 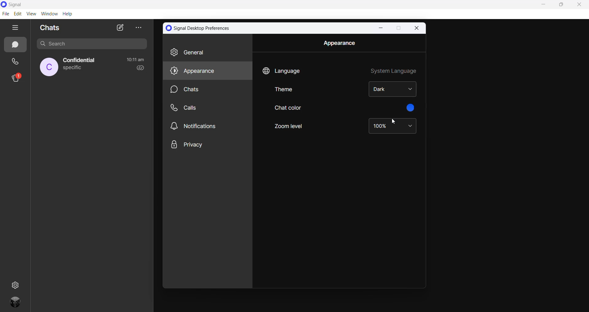 What do you see at coordinates (15, 45) in the screenshot?
I see `chats` at bounding box center [15, 45].